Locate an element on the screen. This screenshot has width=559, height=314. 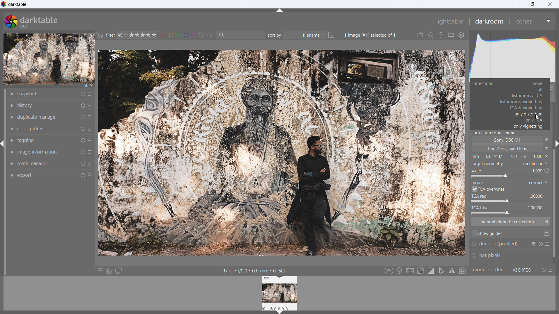
maximize is located at coordinates (533, 4).